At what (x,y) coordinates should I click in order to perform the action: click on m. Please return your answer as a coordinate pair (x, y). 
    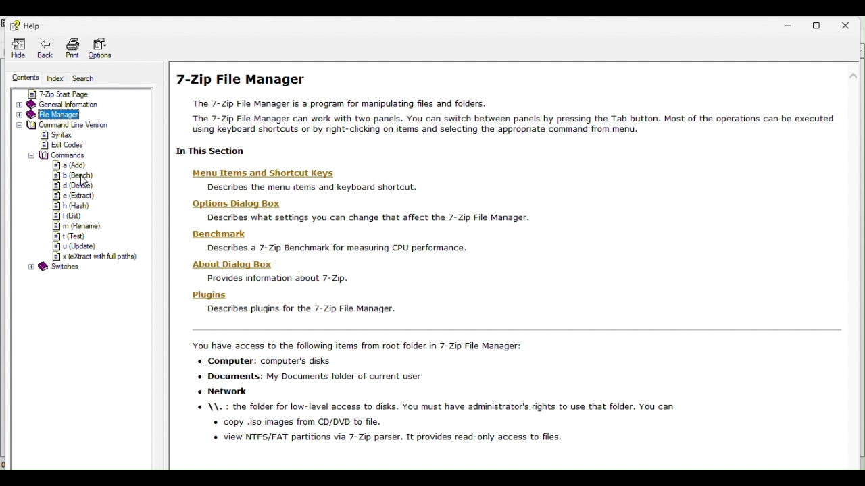
    Looking at the image, I should click on (79, 227).